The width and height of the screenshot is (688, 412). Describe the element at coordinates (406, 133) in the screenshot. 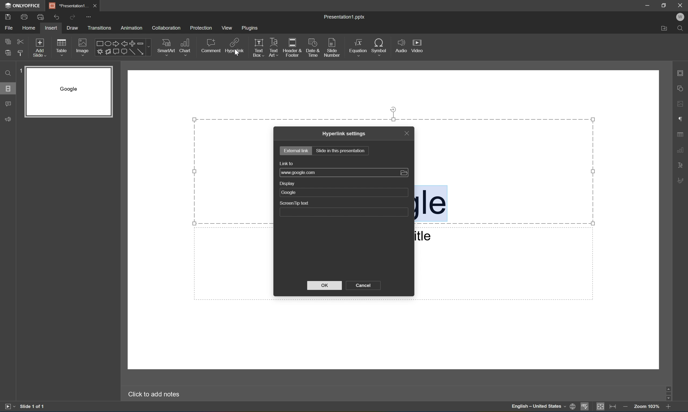

I see `Close` at that location.